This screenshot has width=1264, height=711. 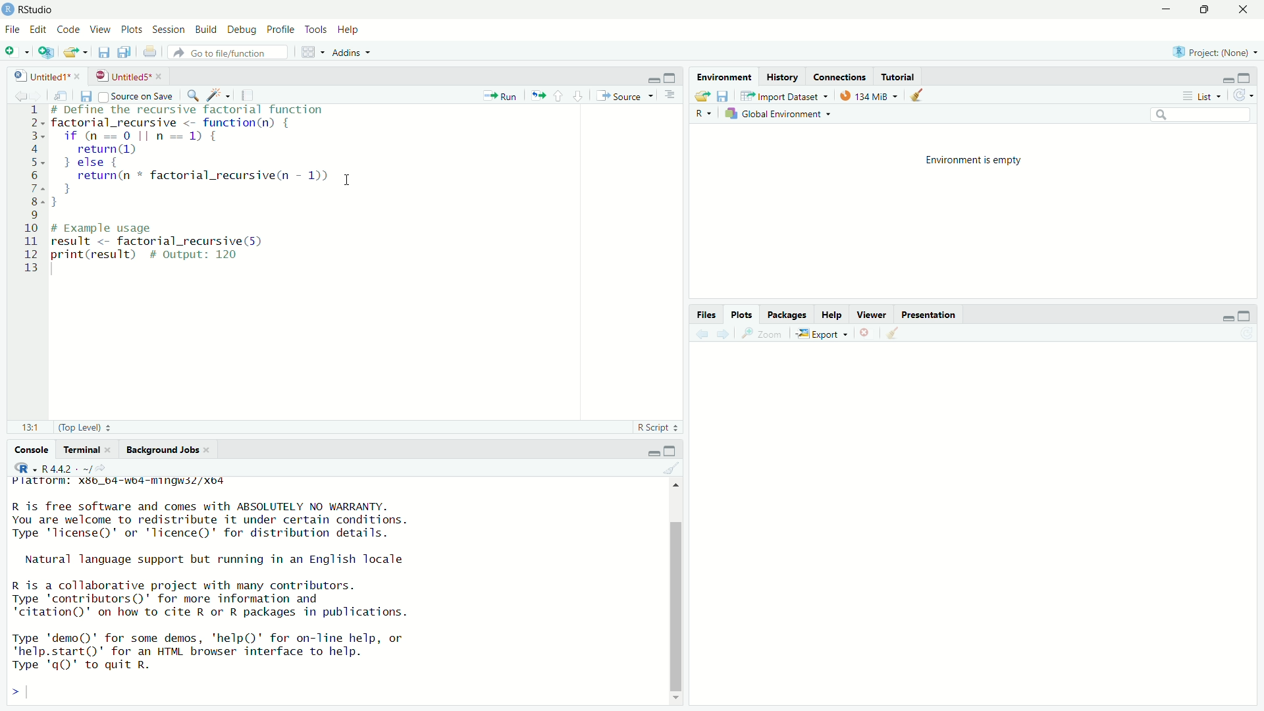 What do you see at coordinates (724, 75) in the screenshot?
I see `Environment` at bounding box center [724, 75].